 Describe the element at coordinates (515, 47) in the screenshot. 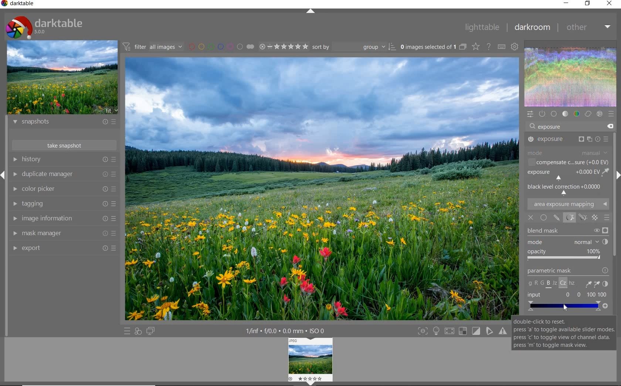

I see `show global preferences` at that location.